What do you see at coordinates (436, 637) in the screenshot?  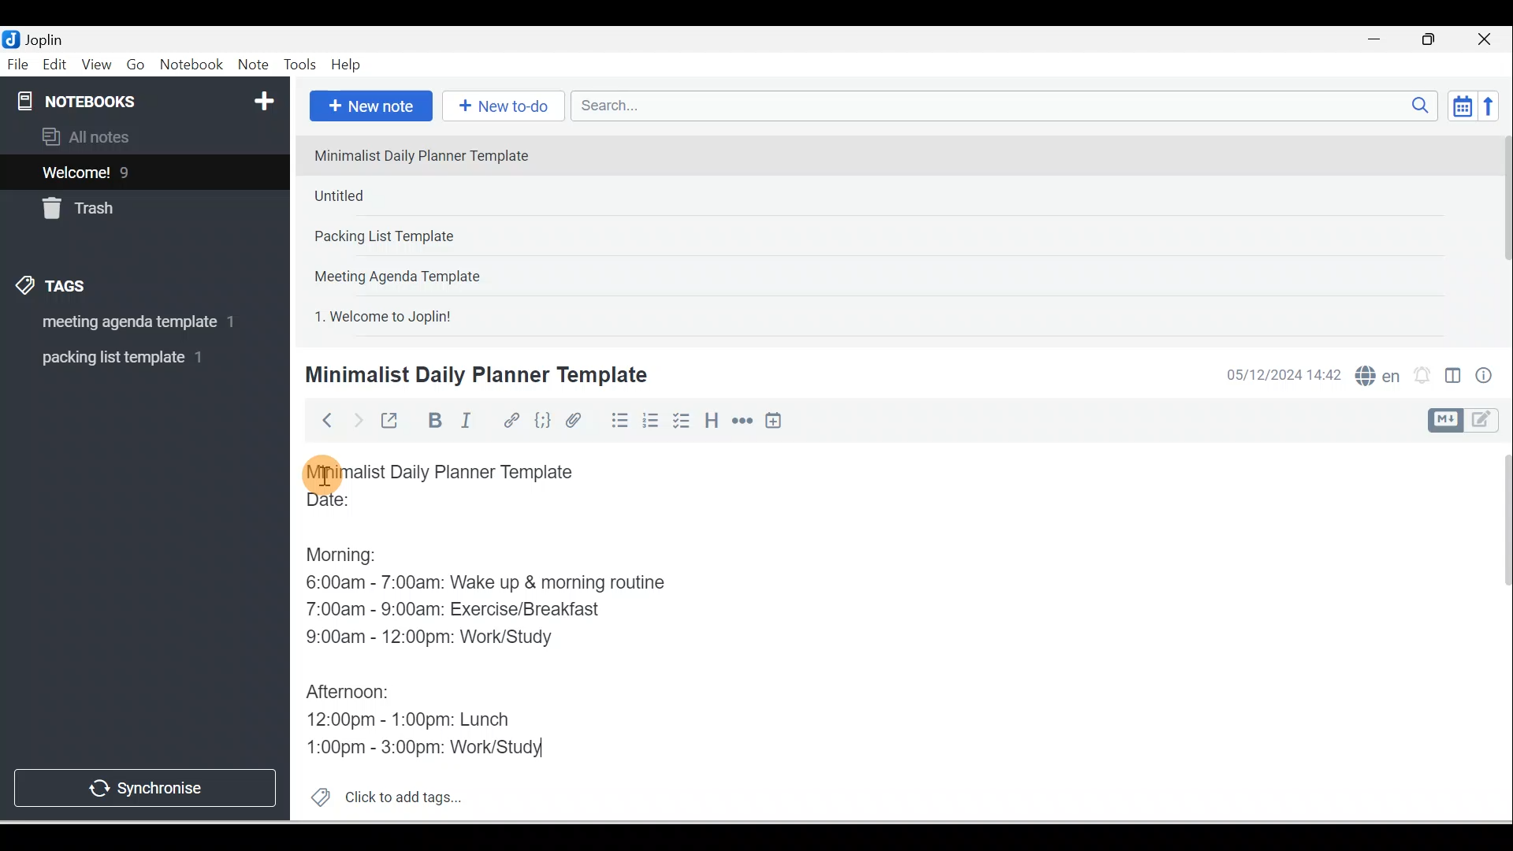 I see `9:00am - 12:00pm: Work/Study` at bounding box center [436, 637].